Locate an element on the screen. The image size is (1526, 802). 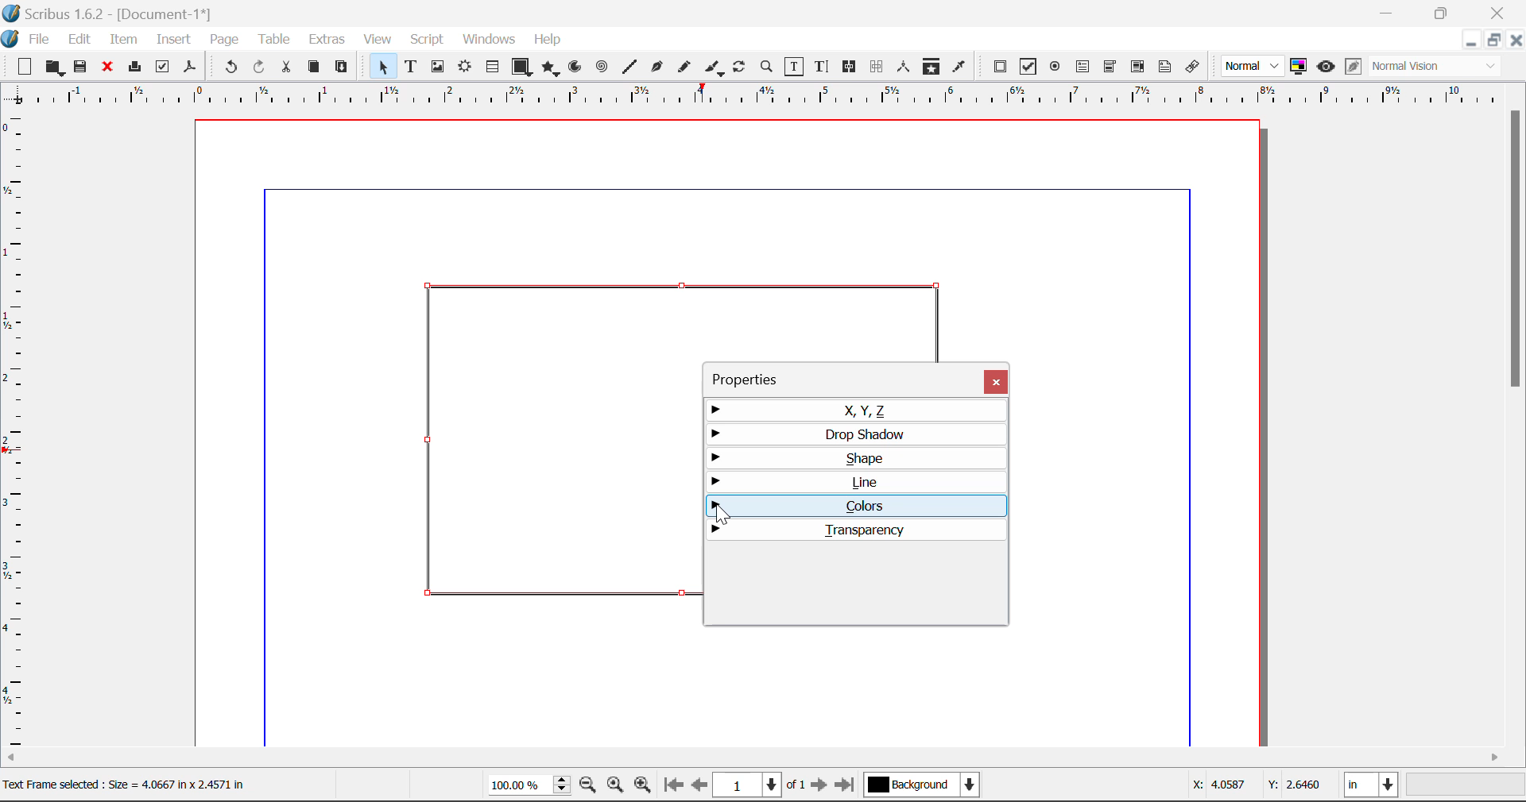
Help is located at coordinates (548, 40).